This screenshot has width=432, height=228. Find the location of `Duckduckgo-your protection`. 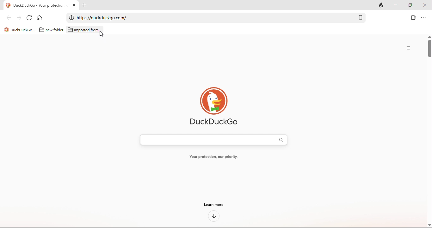

Duckduckgo-your protection is located at coordinates (39, 5).